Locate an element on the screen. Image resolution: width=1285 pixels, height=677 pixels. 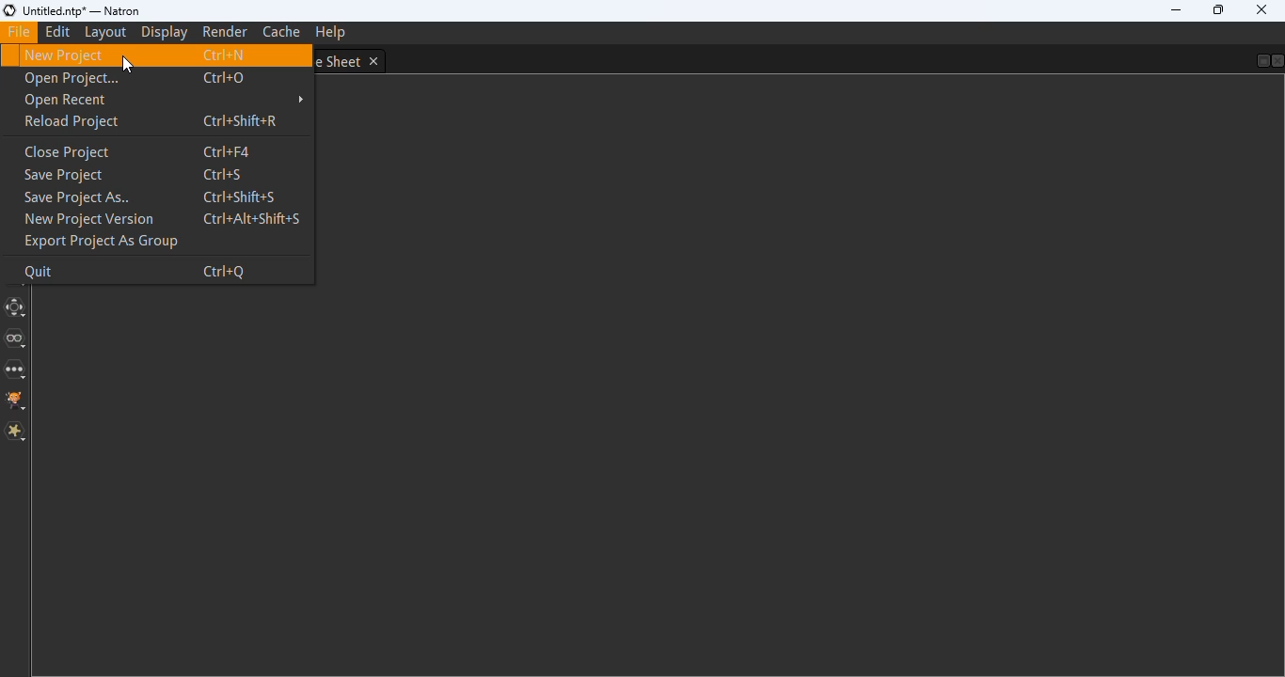
cache is located at coordinates (283, 31).